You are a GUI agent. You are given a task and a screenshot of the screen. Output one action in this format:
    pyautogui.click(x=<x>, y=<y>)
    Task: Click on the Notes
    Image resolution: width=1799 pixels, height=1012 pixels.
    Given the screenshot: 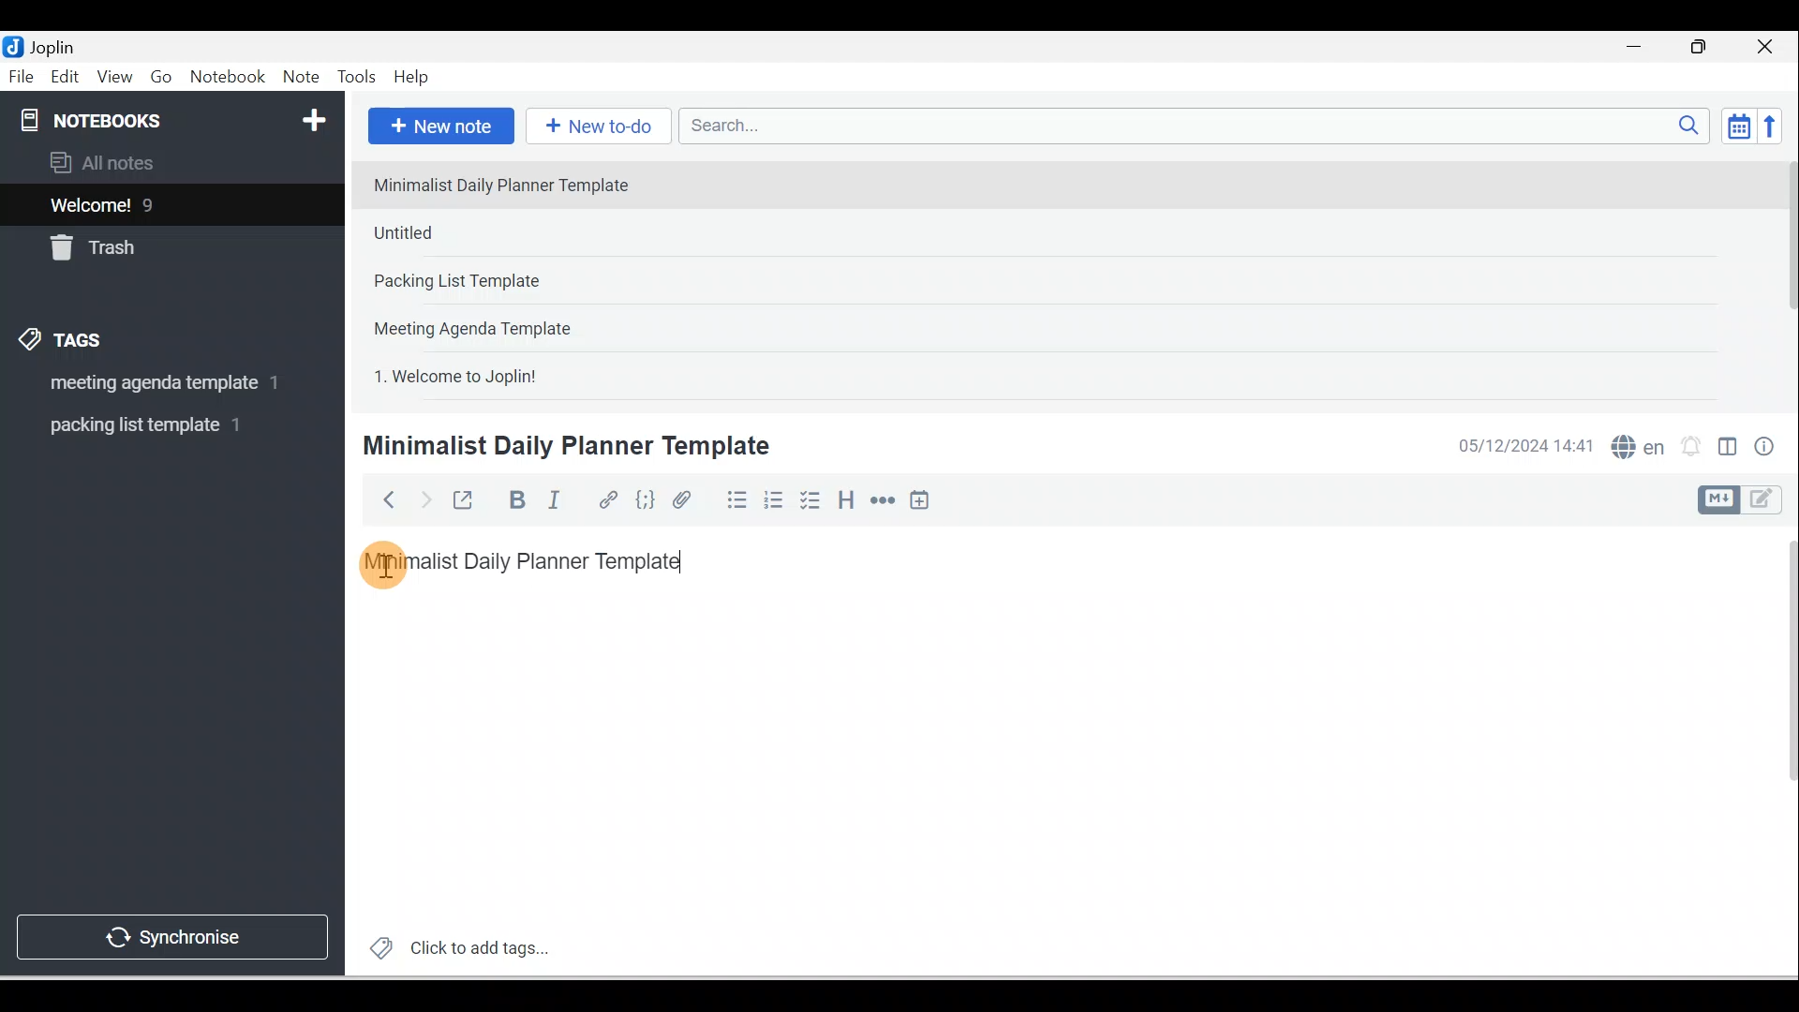 What is the action you would take?
    pyautogui.click(x=158, y=201)
    